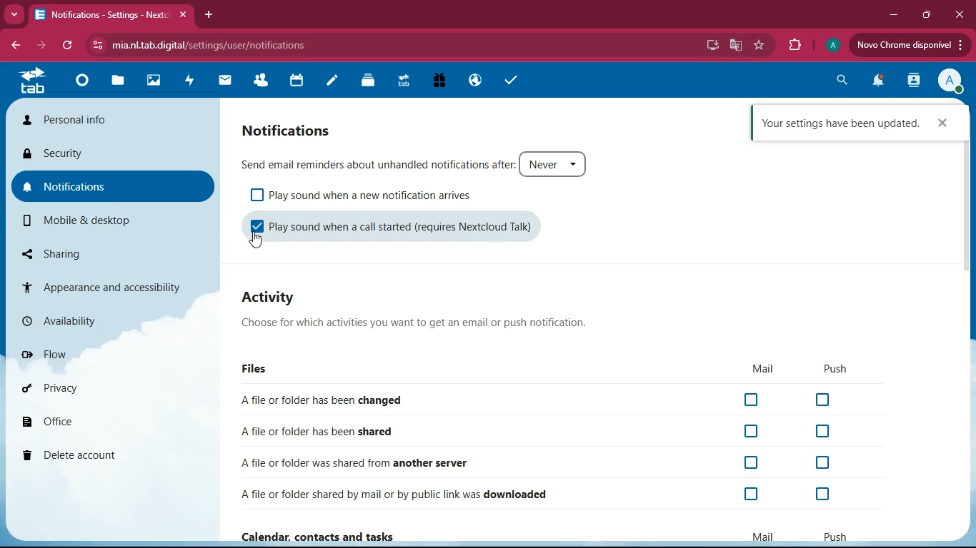 The image size is (976, 548). I want to click on layers, so click(370, 82).